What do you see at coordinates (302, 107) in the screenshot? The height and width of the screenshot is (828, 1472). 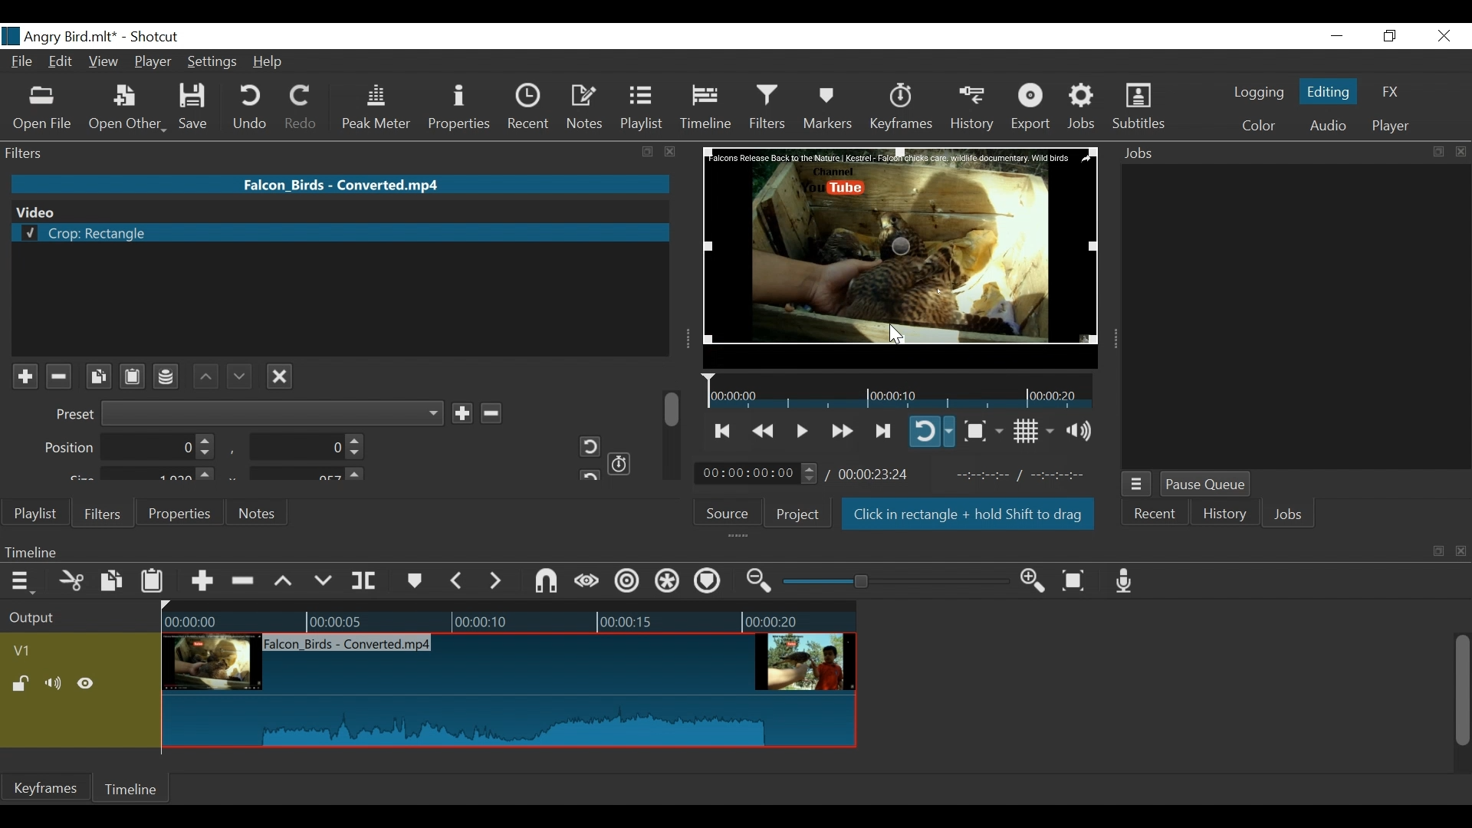 I see `Redo` at bounding box center [302, 107].